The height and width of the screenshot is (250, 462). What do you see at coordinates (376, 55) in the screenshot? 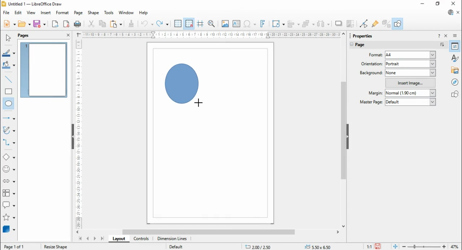
I see `page format` at bounding box center [376, 55].